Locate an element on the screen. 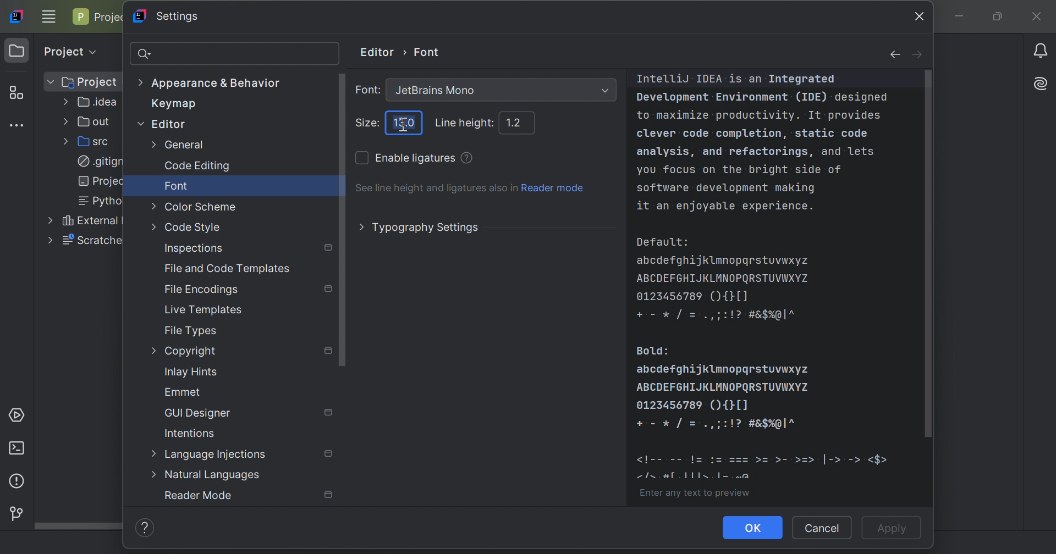 The height and width of the screenshot is (554, 1056). Reader mode is located at coordinates (198, 496).